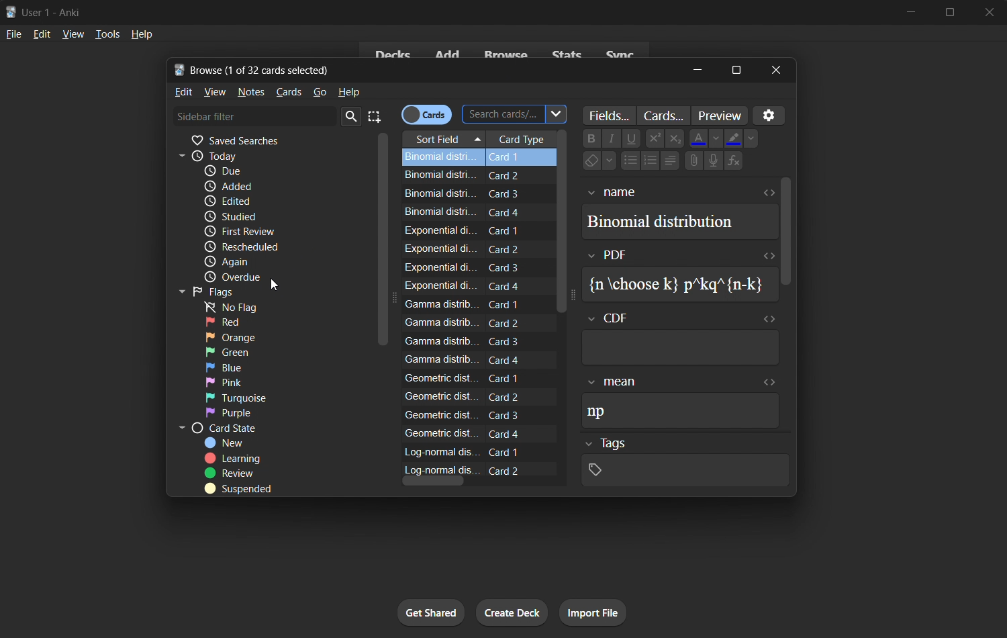 The height and width of the screenshot is (638, 1007). Describe the element at coordinates (512, 453) in the screenshot. I see `Card 1` at that location.